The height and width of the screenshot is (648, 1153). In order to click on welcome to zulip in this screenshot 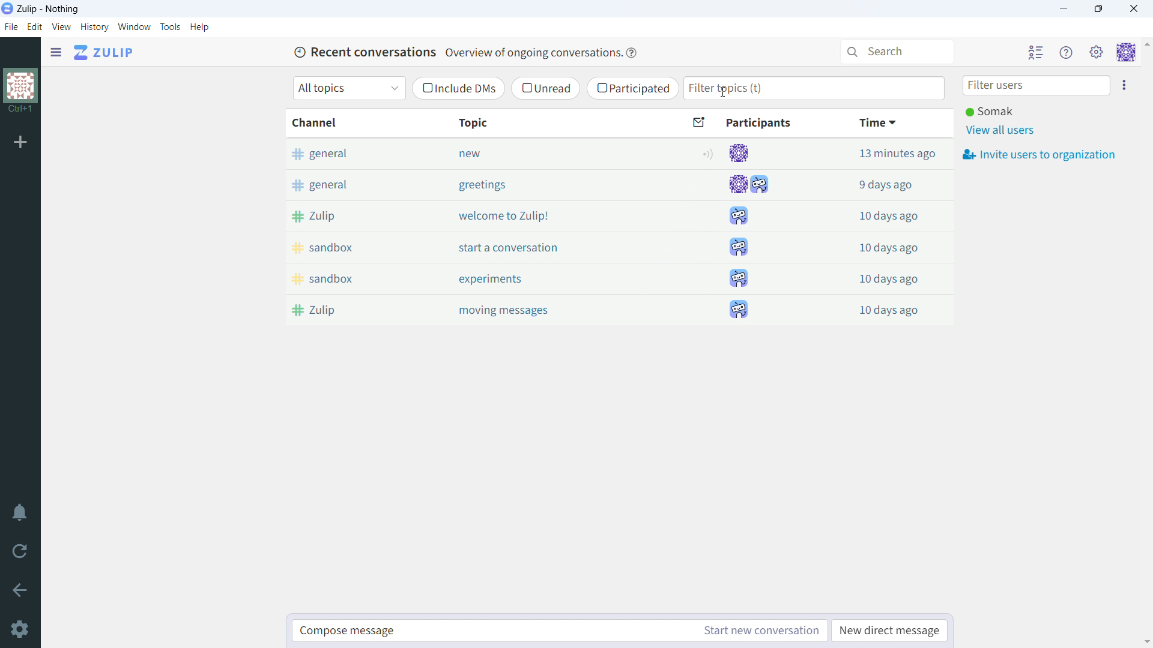, I will do `click(550, 215)`.